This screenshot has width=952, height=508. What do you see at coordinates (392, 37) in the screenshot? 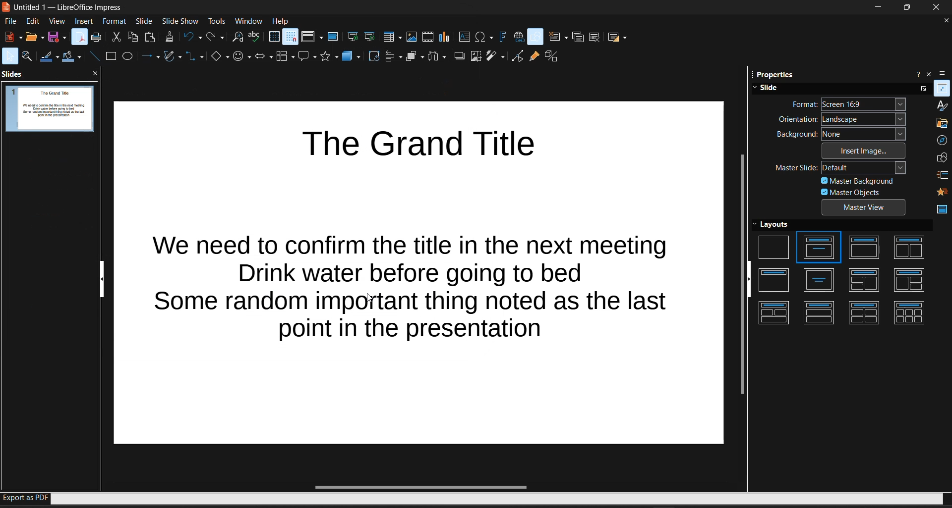
I see `table` at bounding box center [392, 37].